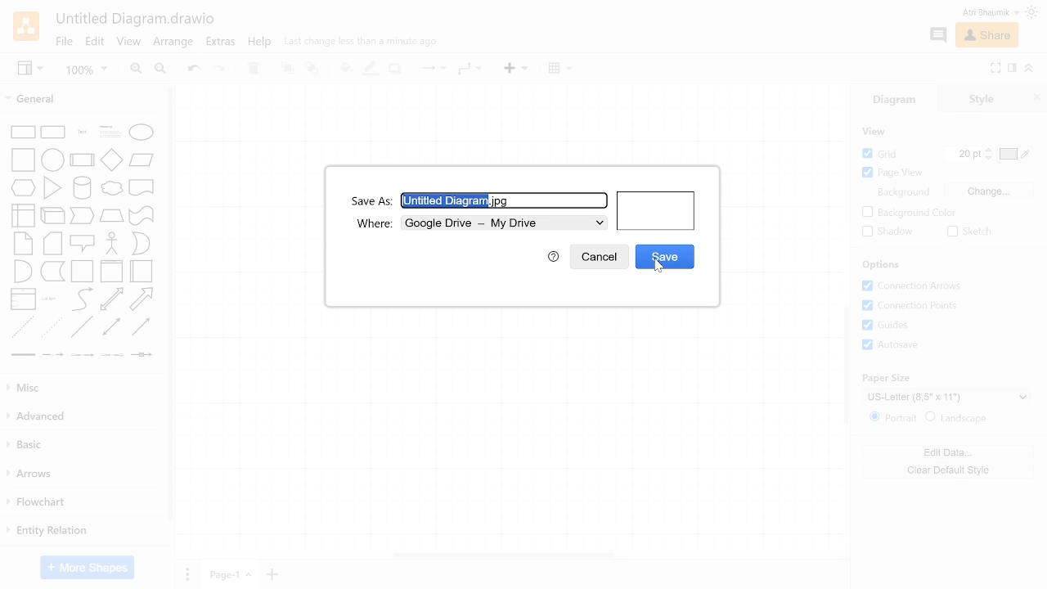  I want to click on Table, so click(561, 70).